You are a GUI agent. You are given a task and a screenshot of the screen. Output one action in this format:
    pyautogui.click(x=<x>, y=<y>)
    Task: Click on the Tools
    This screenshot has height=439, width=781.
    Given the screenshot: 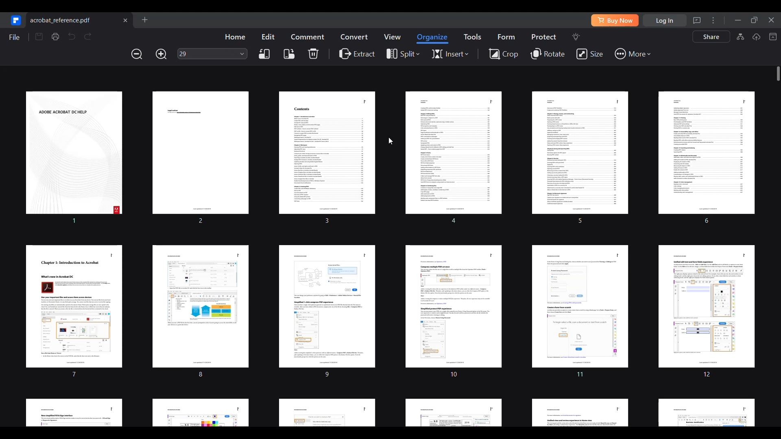 What is the action you would take?
    pyautogui.click(x=472, y=37)
    